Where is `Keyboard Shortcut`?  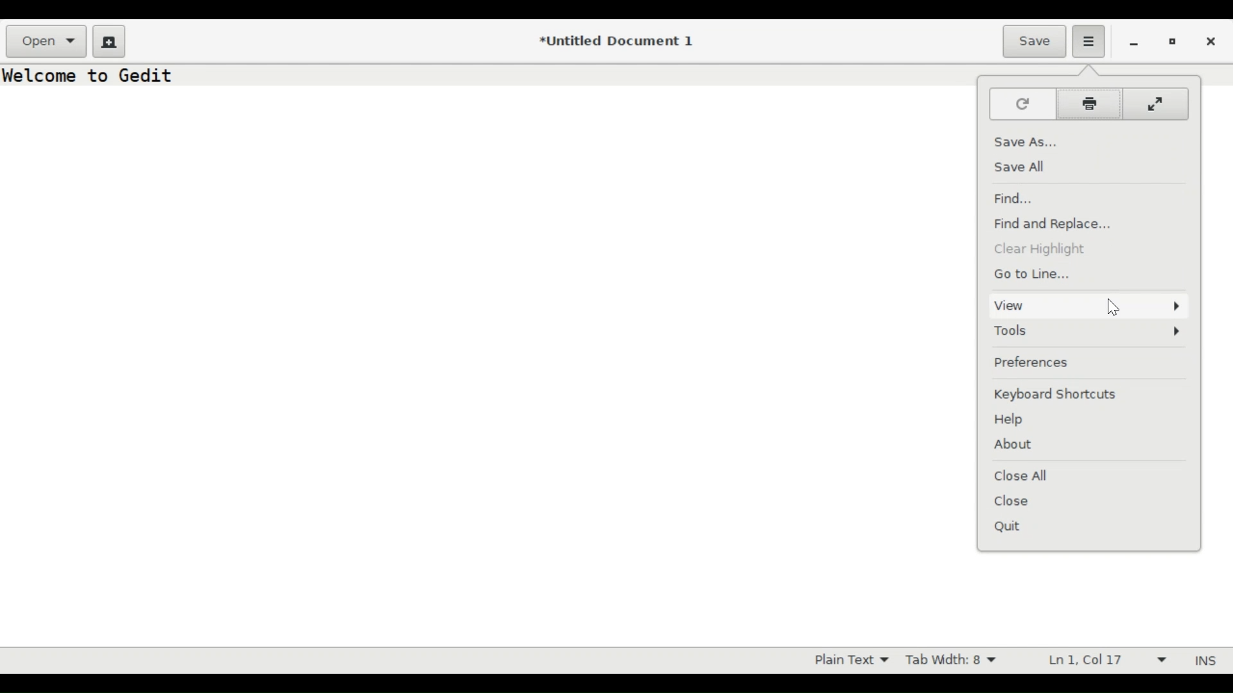 Keyboard Shortcut is located at coordinates (1085, 394).